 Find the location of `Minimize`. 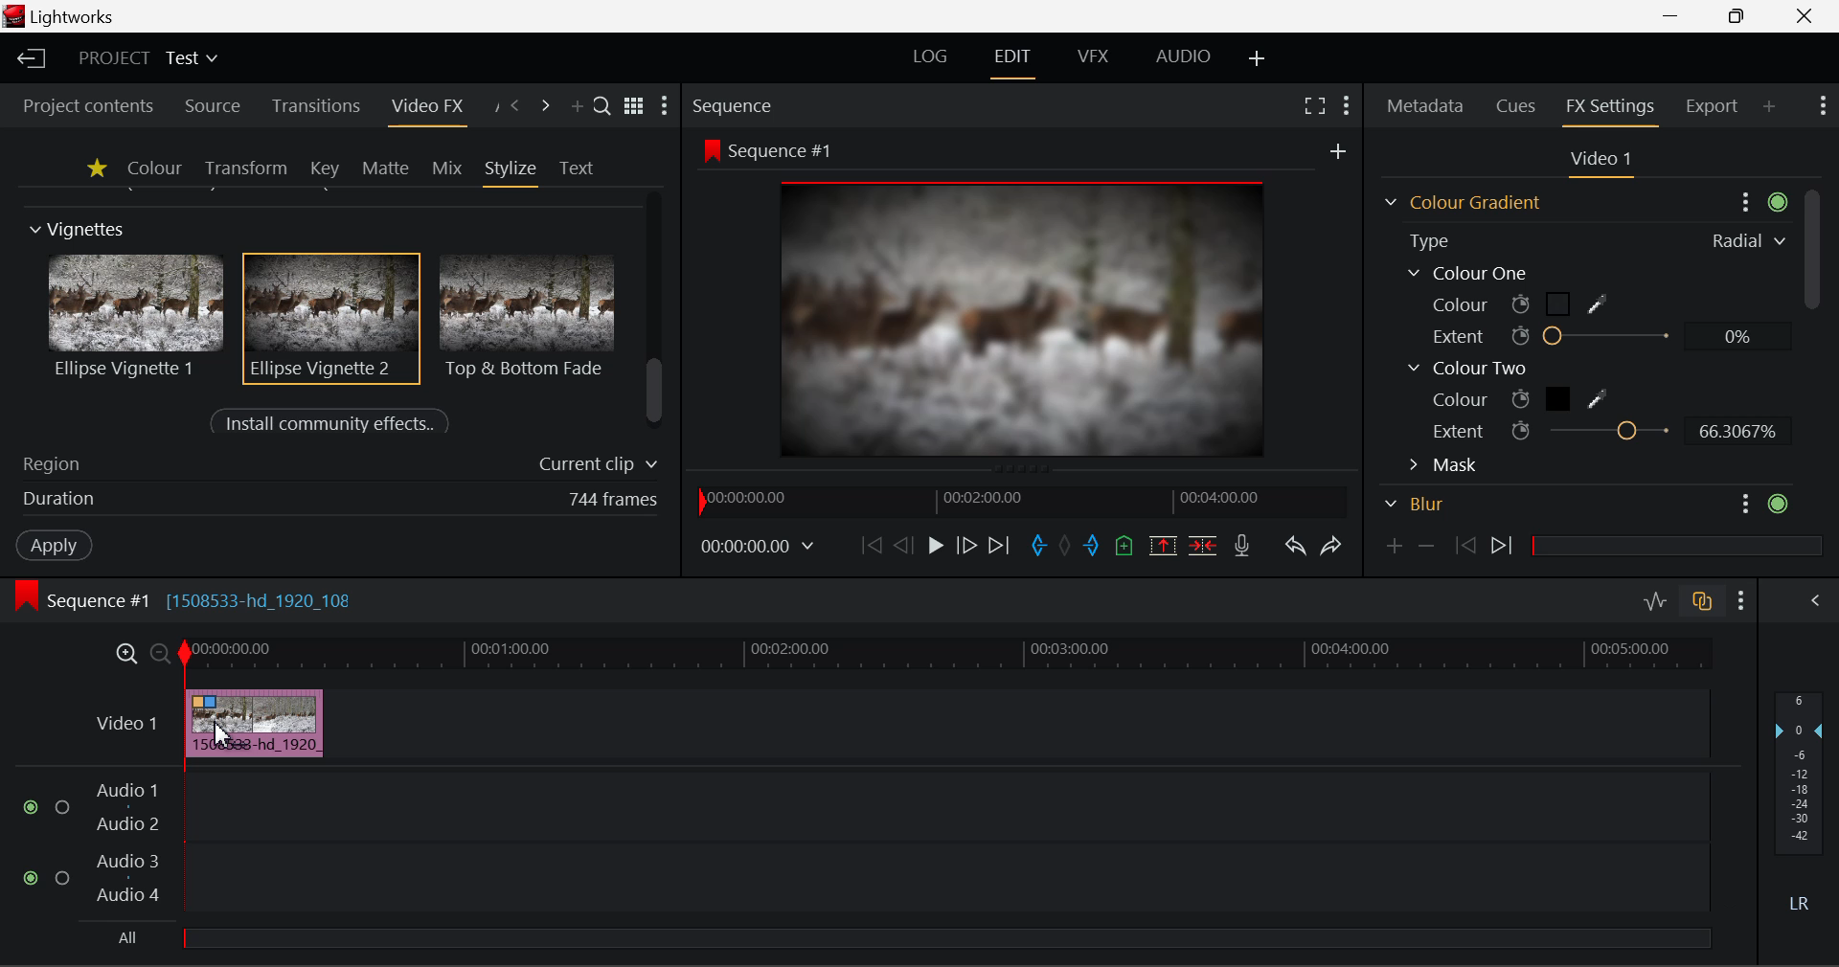

Minimize is located at coordinates (1737, 17).